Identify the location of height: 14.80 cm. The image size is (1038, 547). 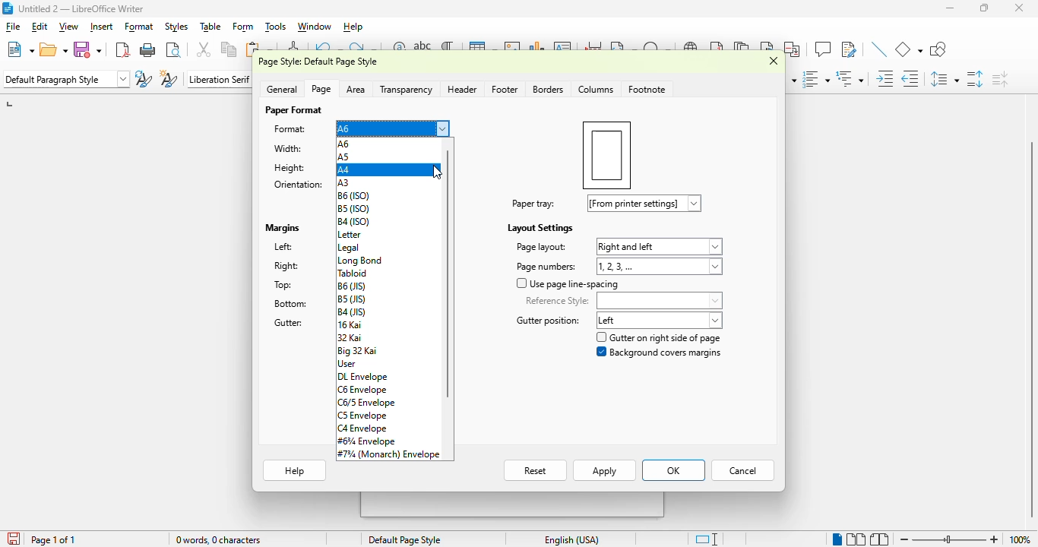
(293, 167).